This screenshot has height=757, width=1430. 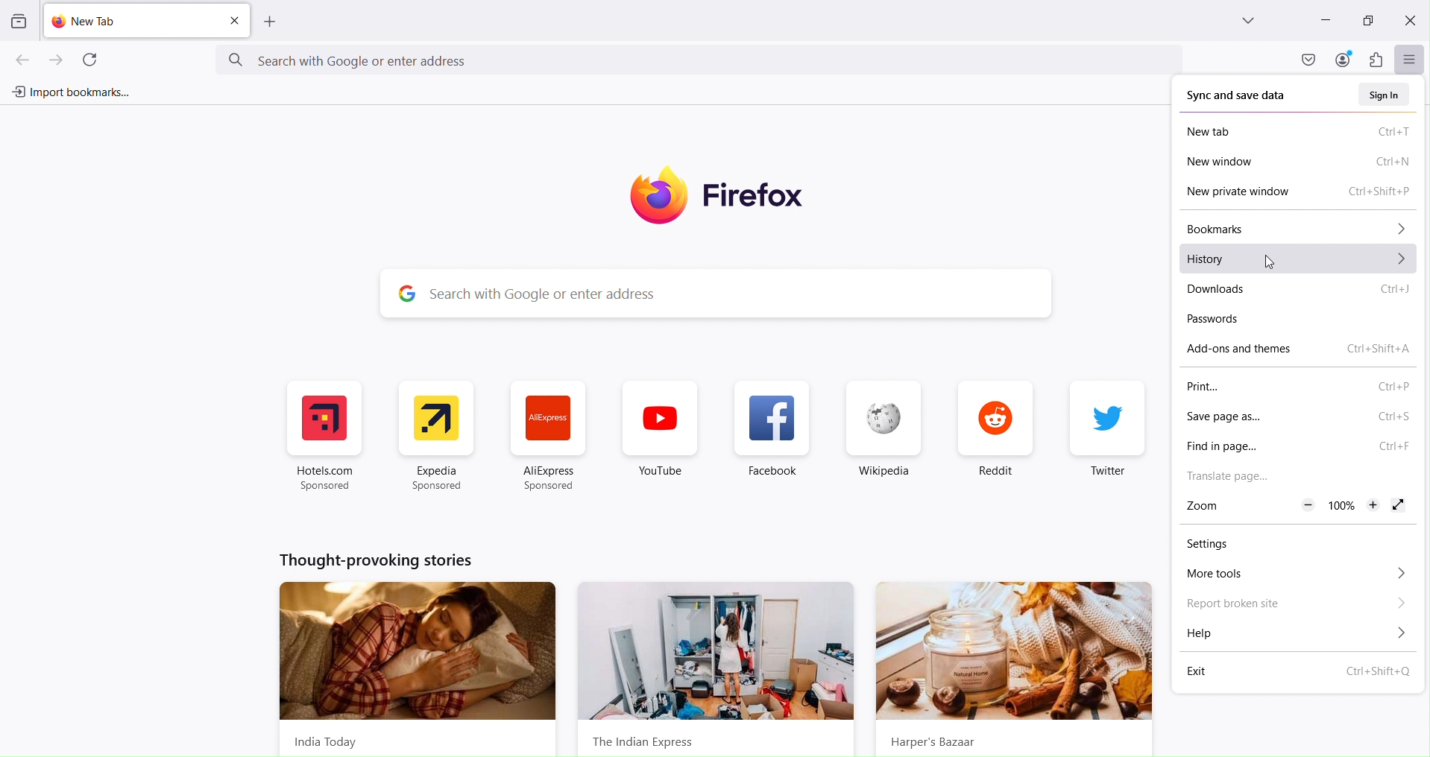 What do you see at coordinates (1410, 19) in the screenshot?
I see `Close` at bounding box center [1410, 19].